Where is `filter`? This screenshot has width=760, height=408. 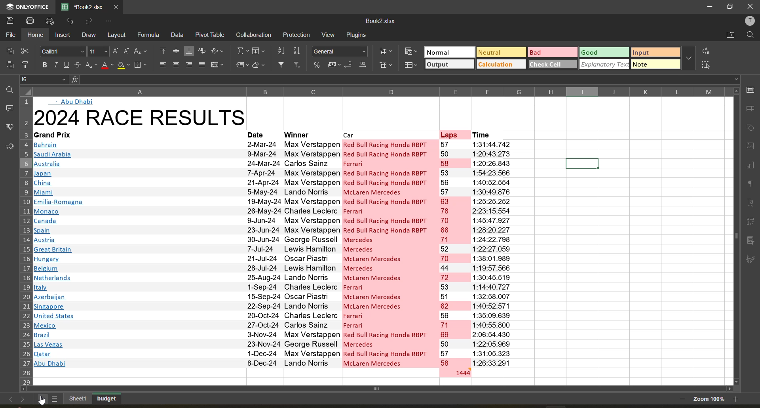 filter is located at coordinates (283, 65).